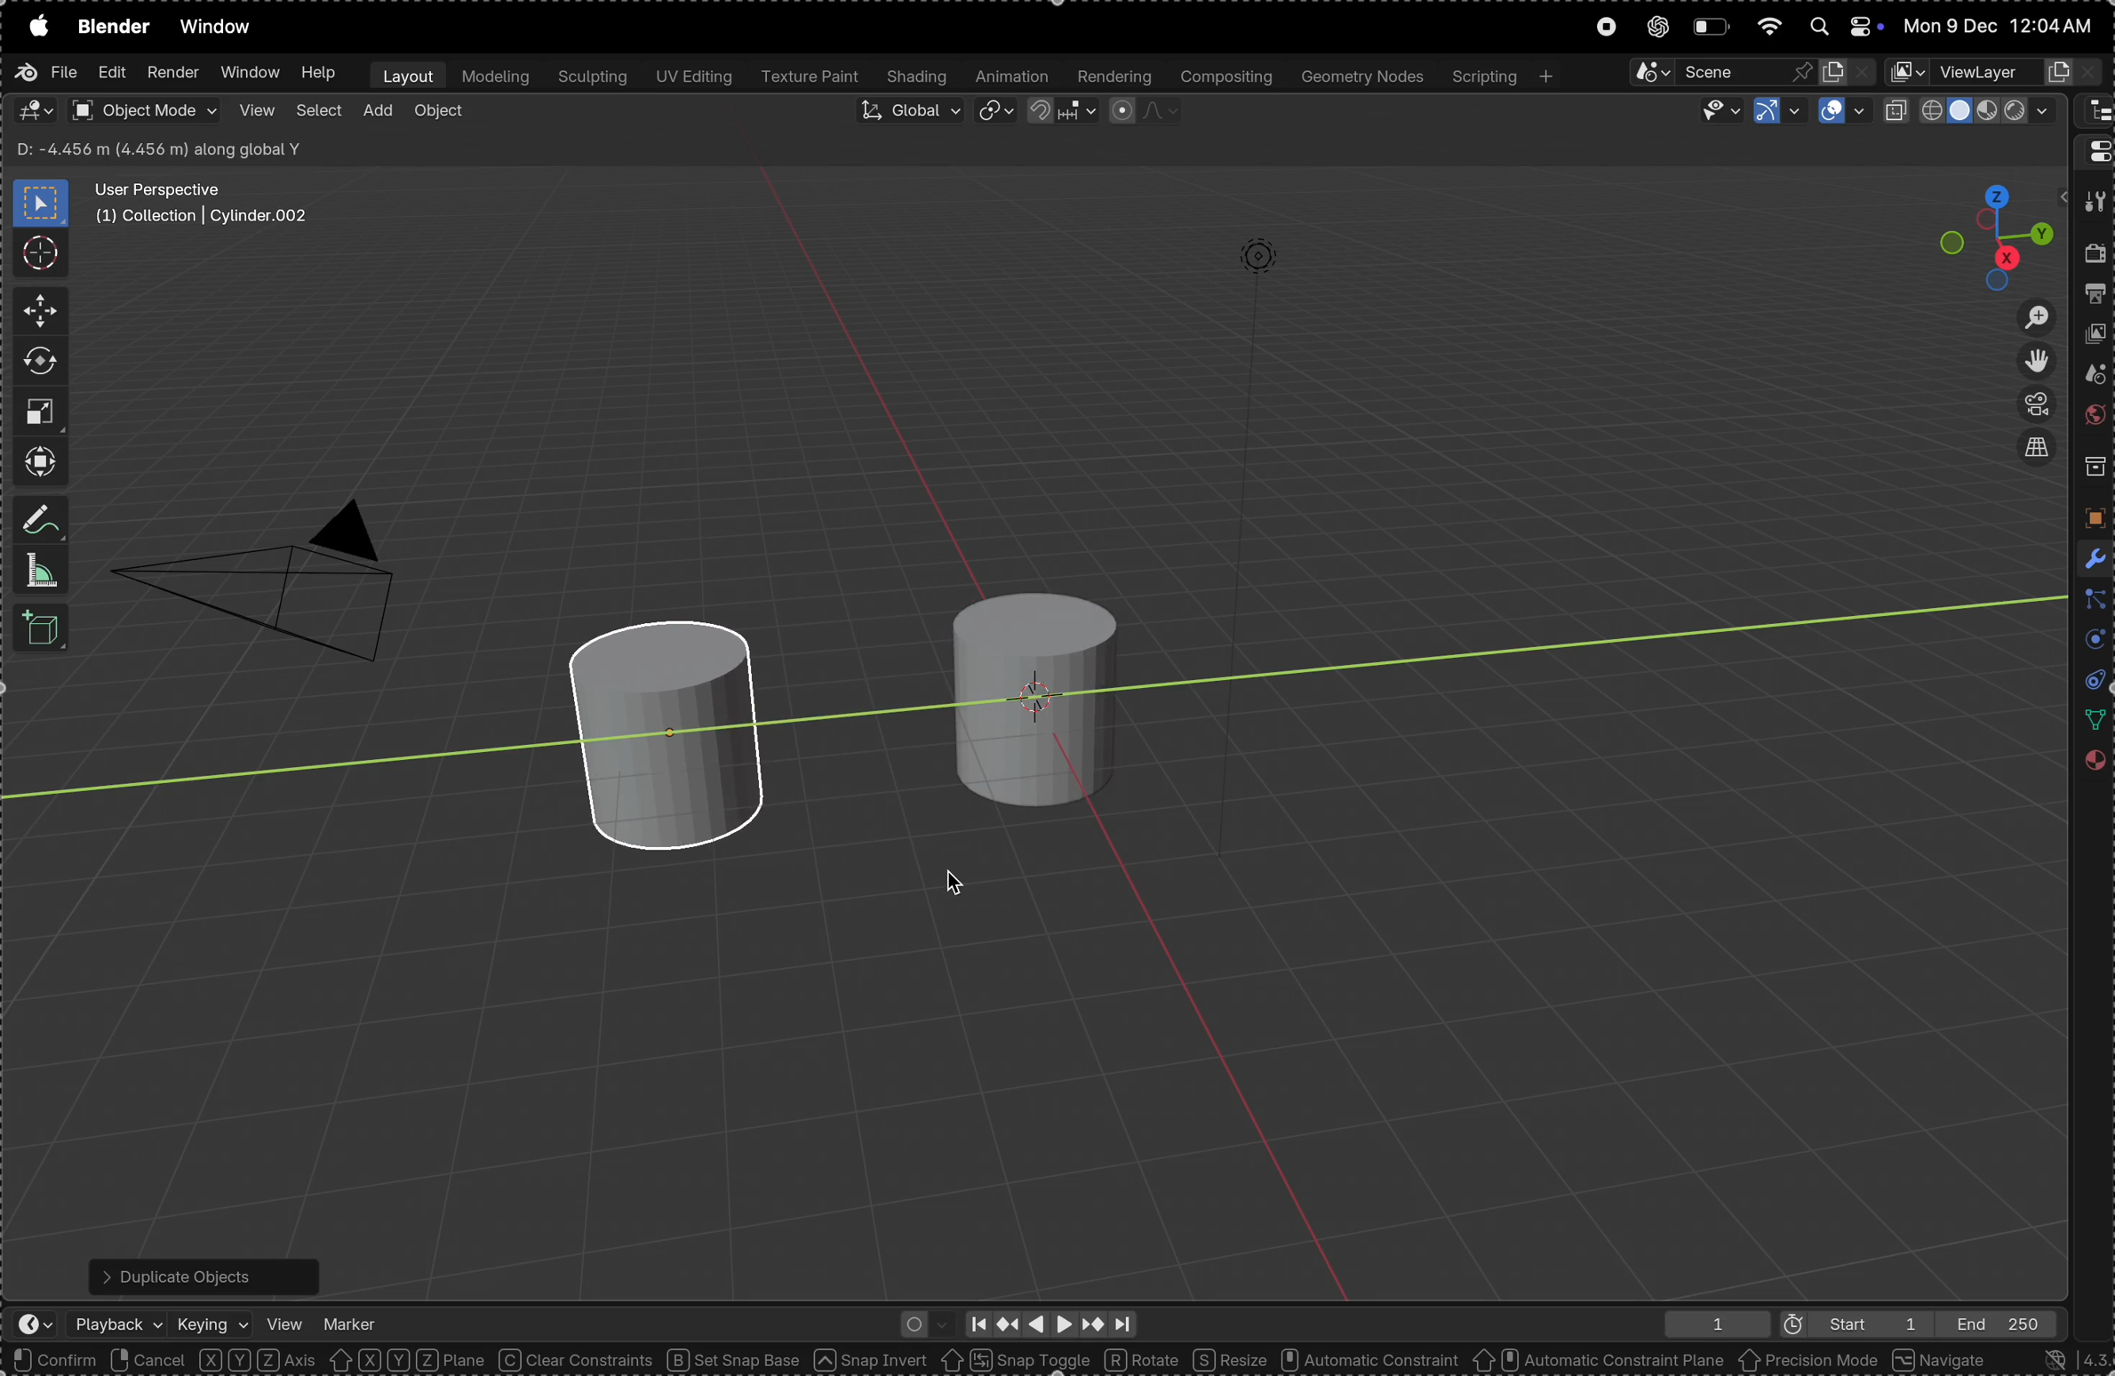  Describe the element at coordinates (2032, 362) in the screenshot. I see `toggle view point` at that location.